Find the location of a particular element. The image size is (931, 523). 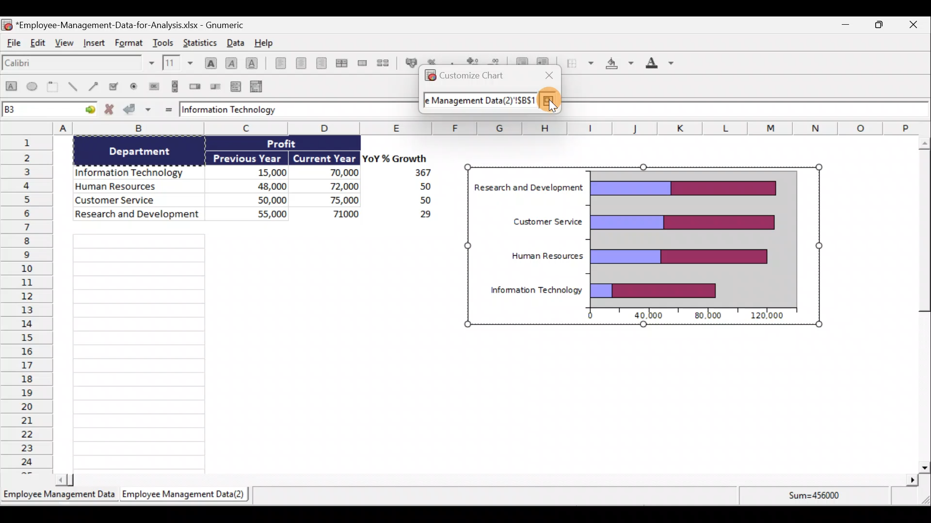

Create a combo box is located at coordinates (257, 86).